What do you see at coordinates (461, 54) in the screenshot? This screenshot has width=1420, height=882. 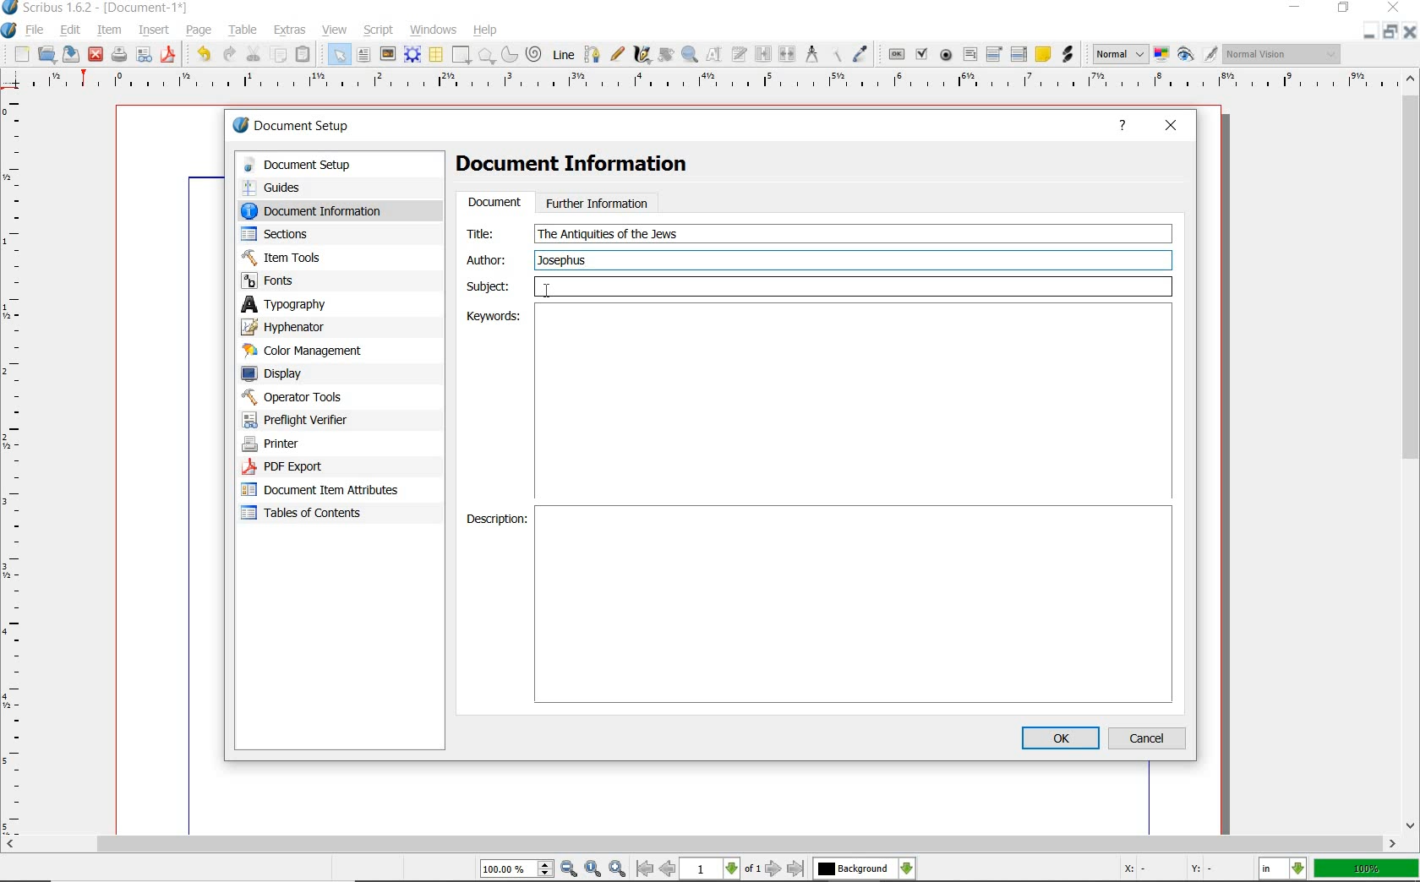 I see `shape` at bounding box center [461, 54].